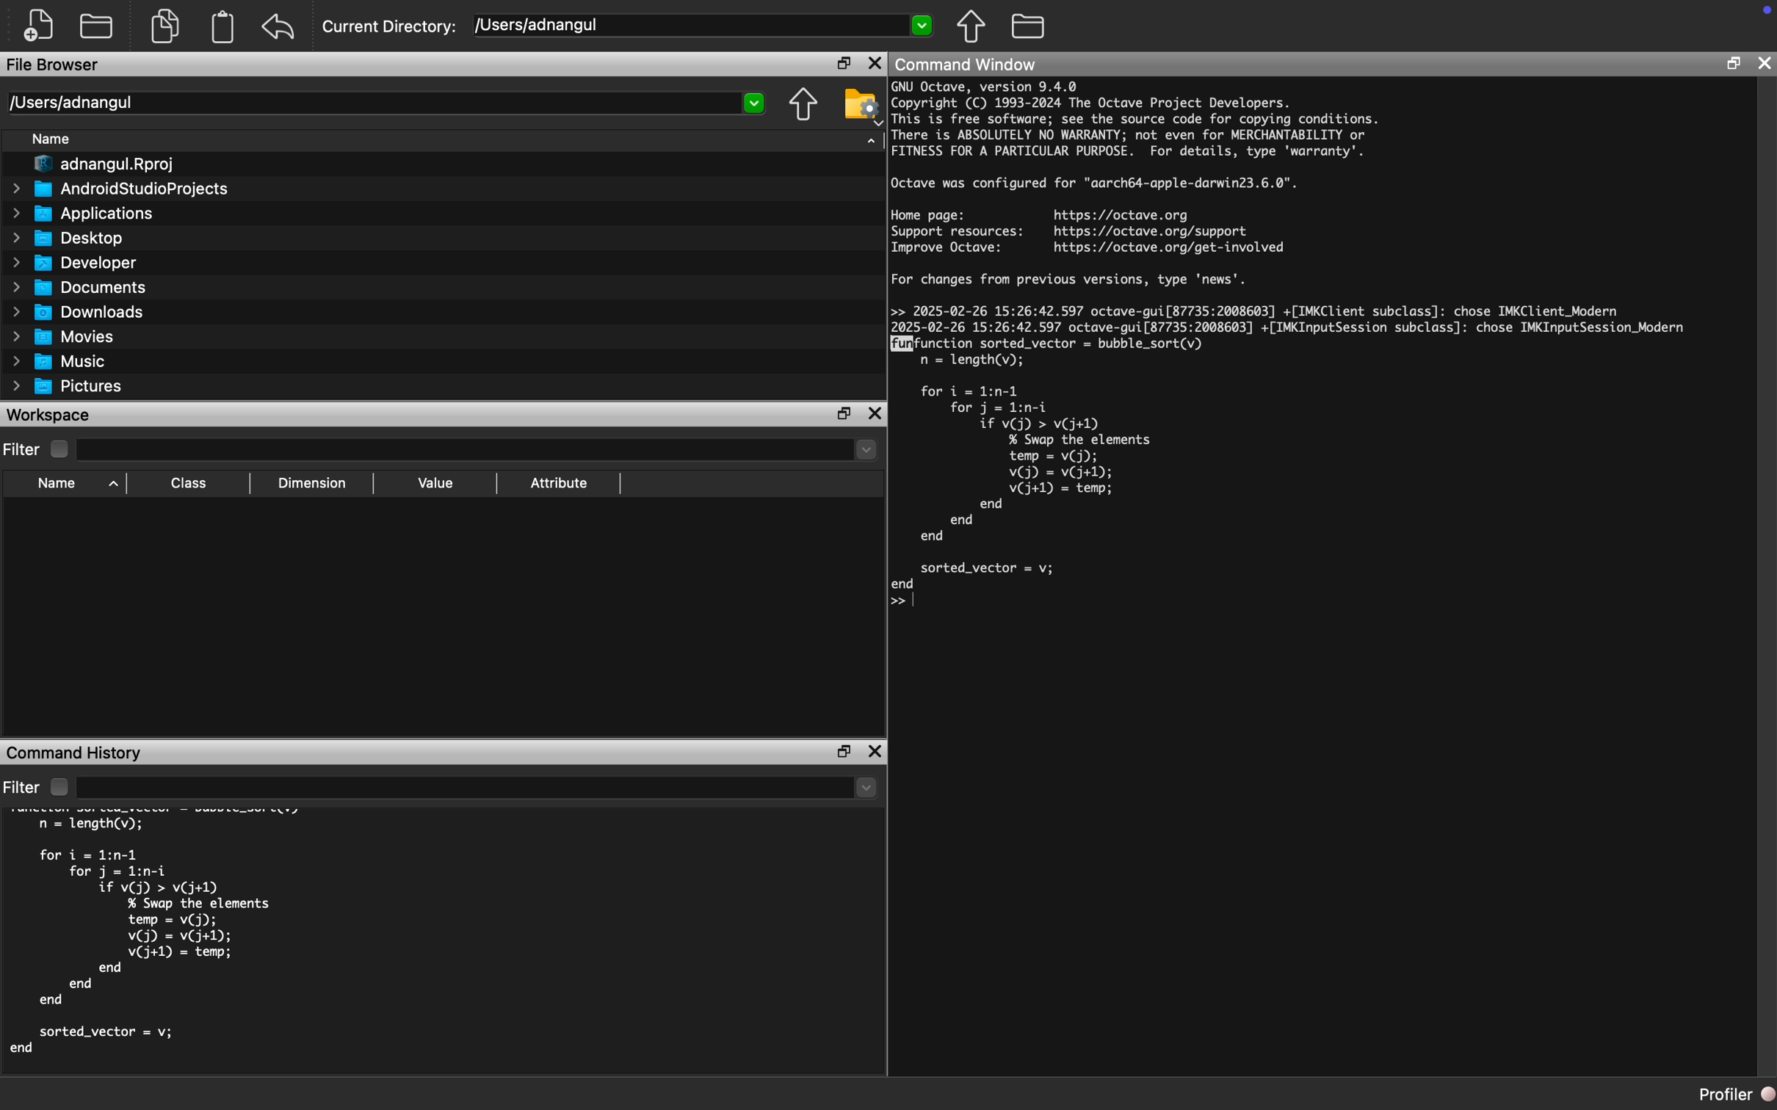 This screenshot has height=1110, width=1777. Describe the element at coordinates (59, 787) in the screenshot. I see `Checkbox` at that location.